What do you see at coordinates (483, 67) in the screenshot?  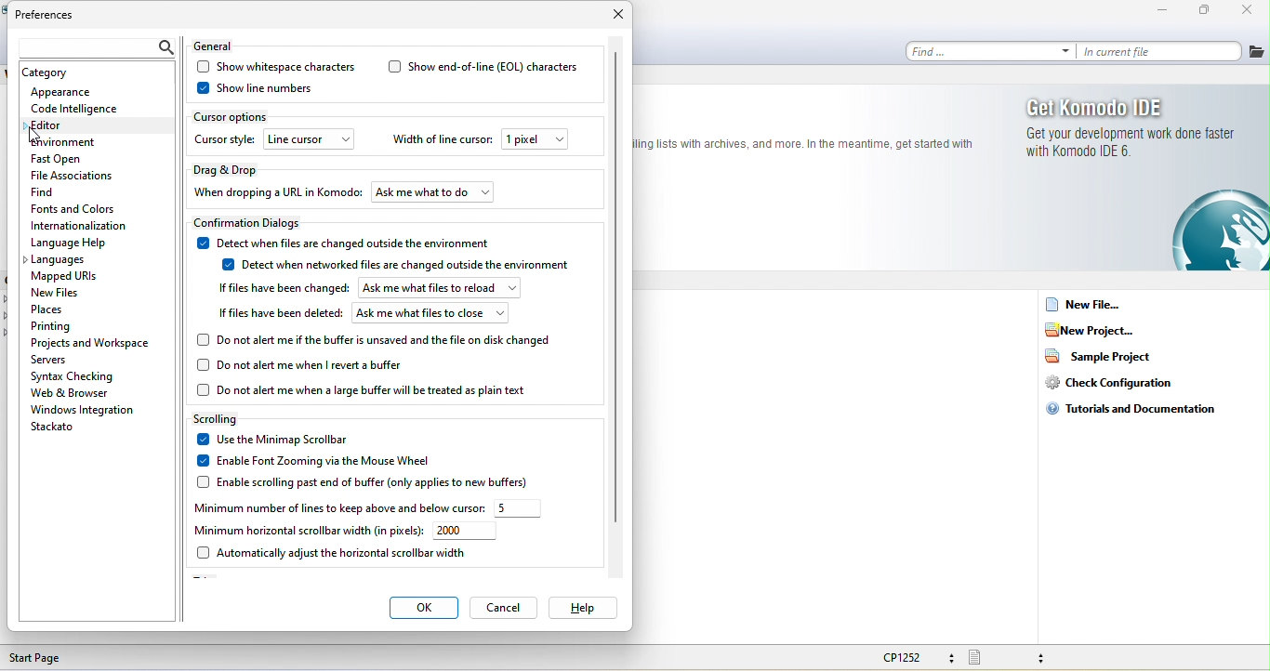 I see `show end of line characters` at bounding box center [483, 67].